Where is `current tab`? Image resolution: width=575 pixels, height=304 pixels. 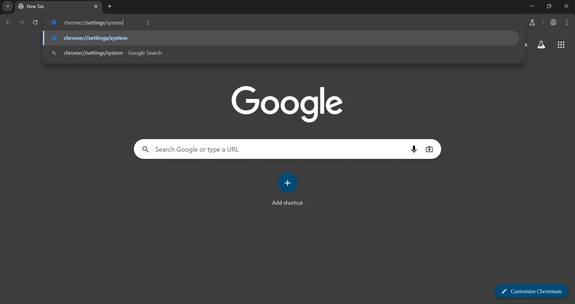
current tab is located at coordinates (46, 7).